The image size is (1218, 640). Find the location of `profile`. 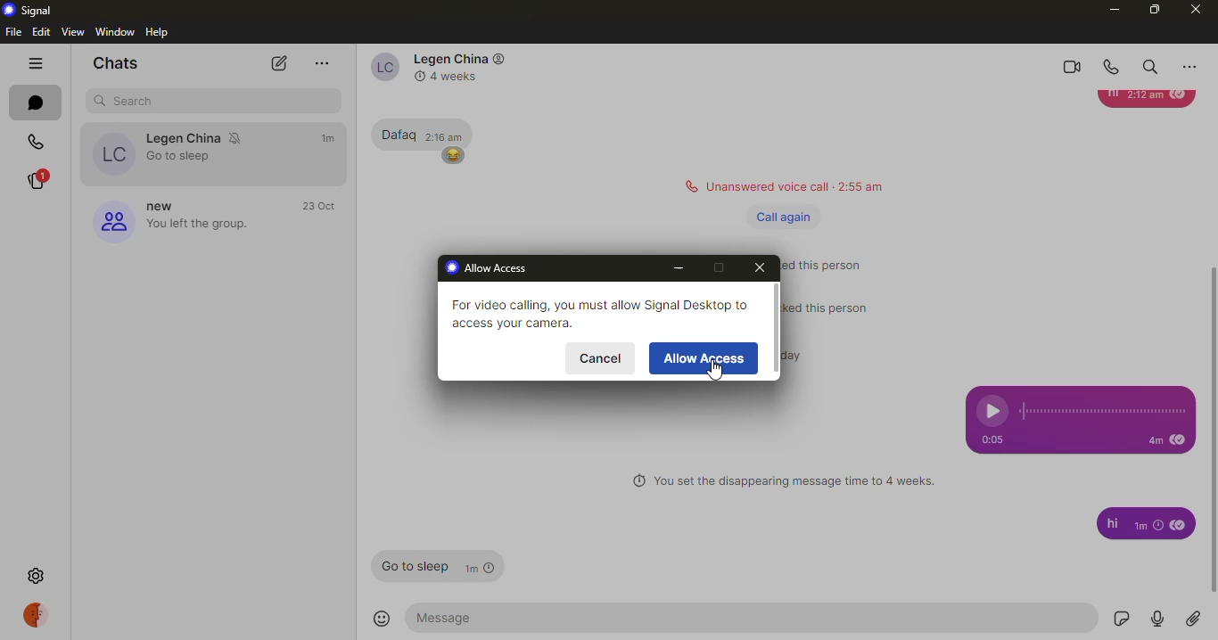

profile is located at coordinates (109, 219).